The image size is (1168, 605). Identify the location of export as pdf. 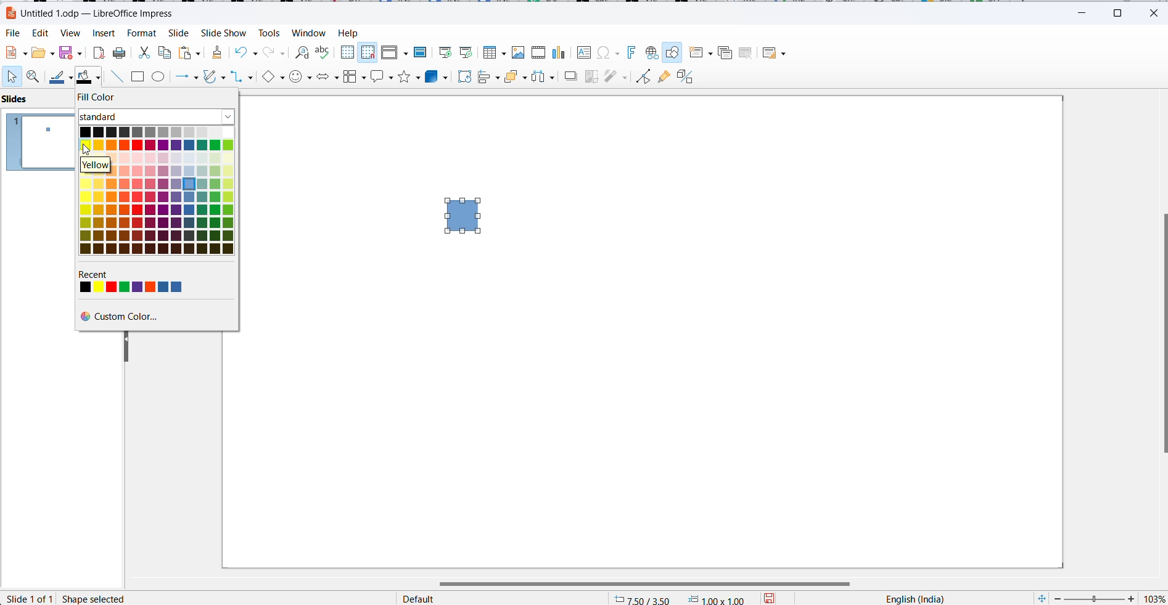
(97, 53).